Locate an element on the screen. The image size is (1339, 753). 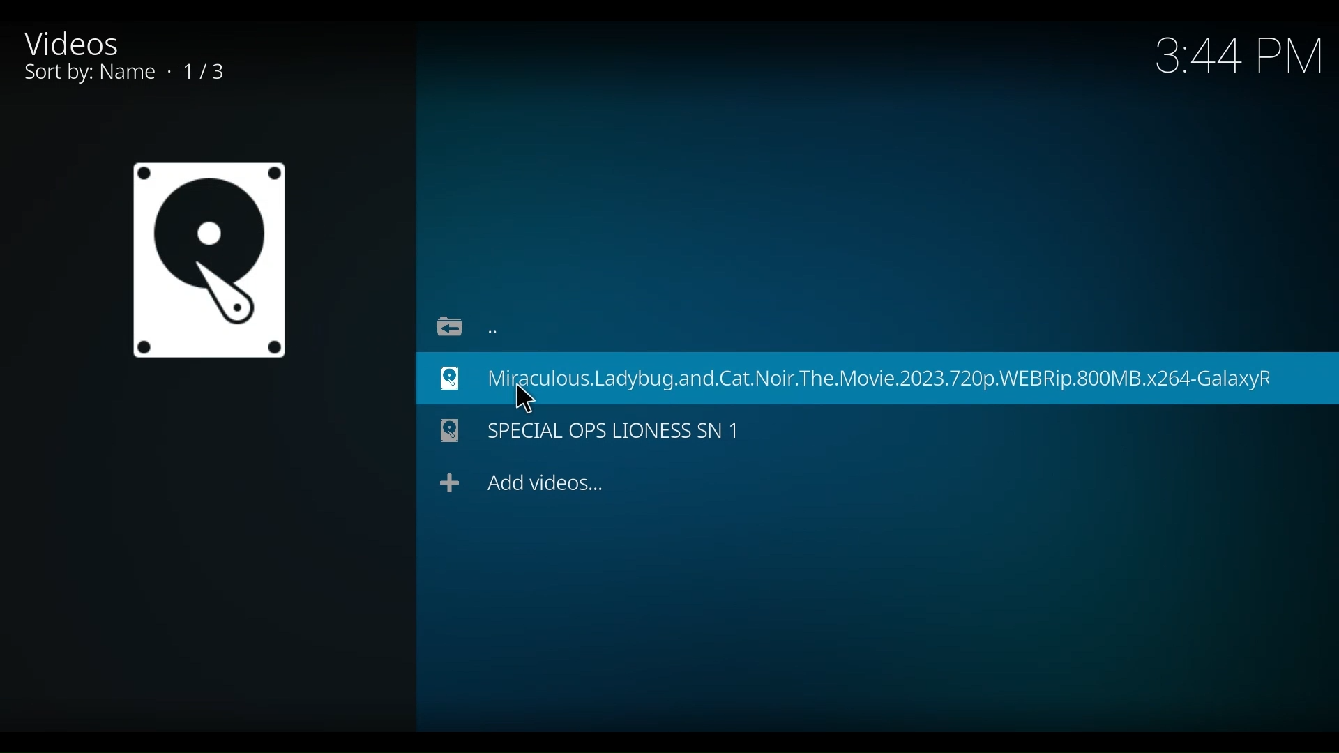
time is located at coordinates (1240, 58).